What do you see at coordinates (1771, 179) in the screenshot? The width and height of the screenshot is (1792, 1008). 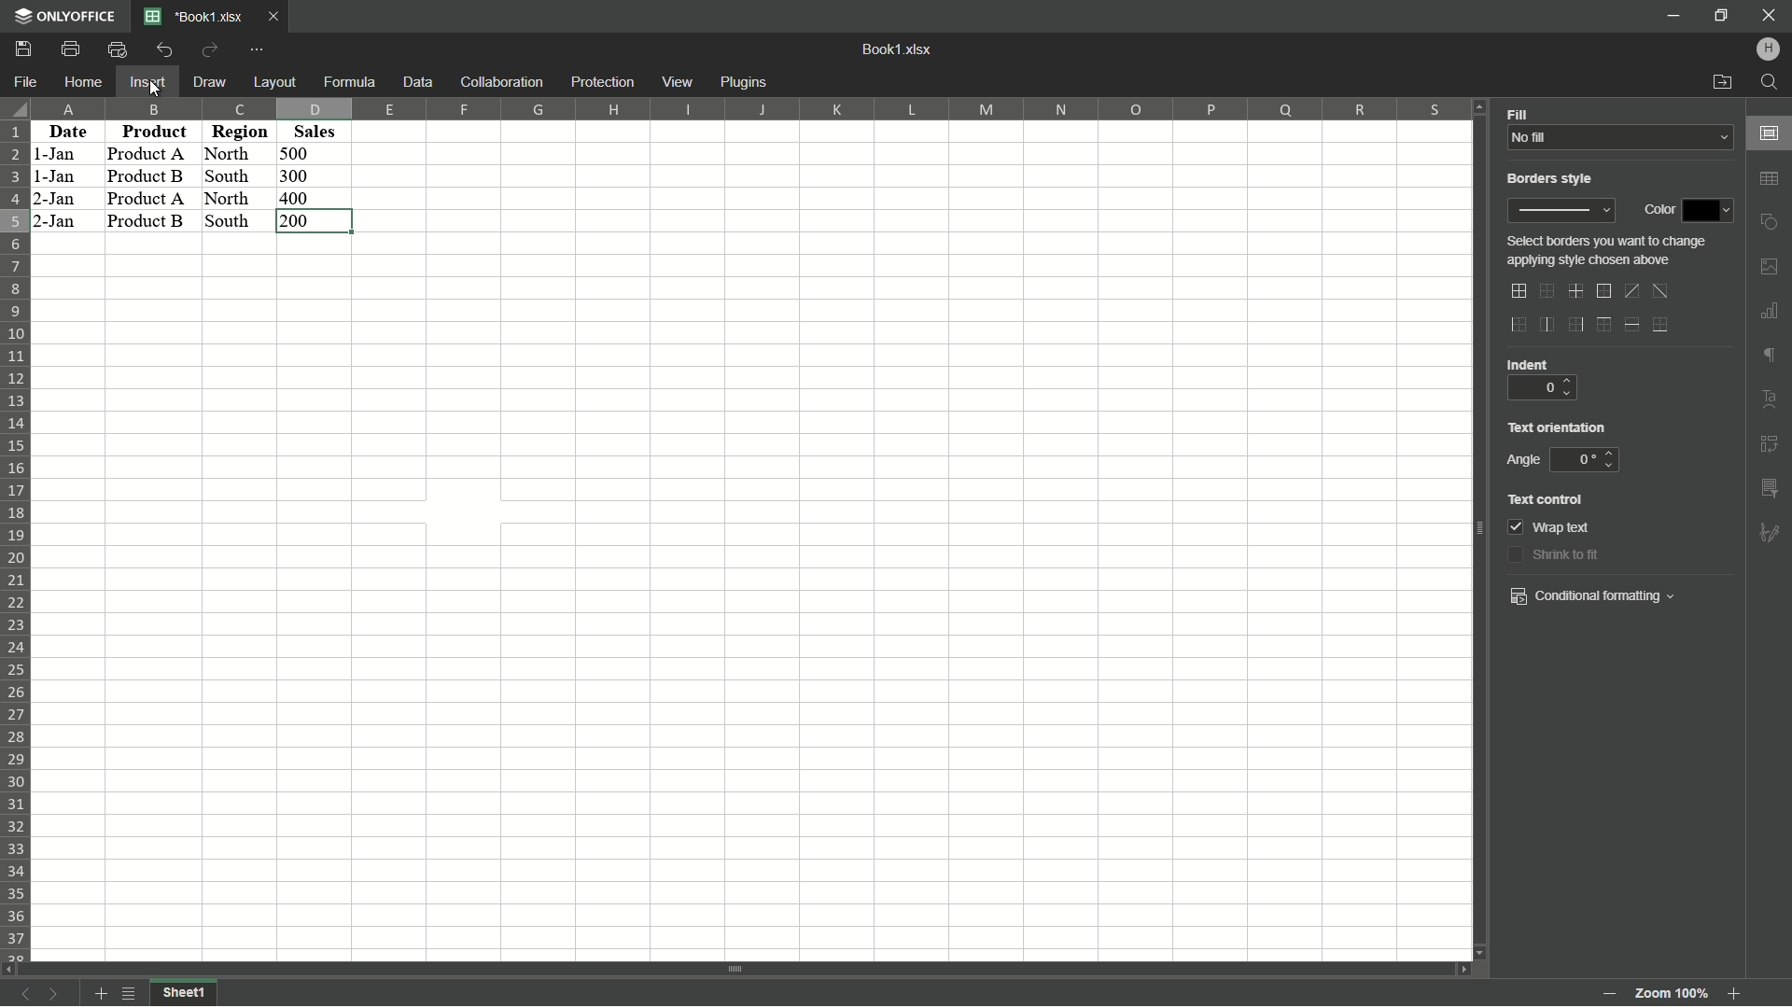 I see `insert table` at bounding box center [1771, 179].